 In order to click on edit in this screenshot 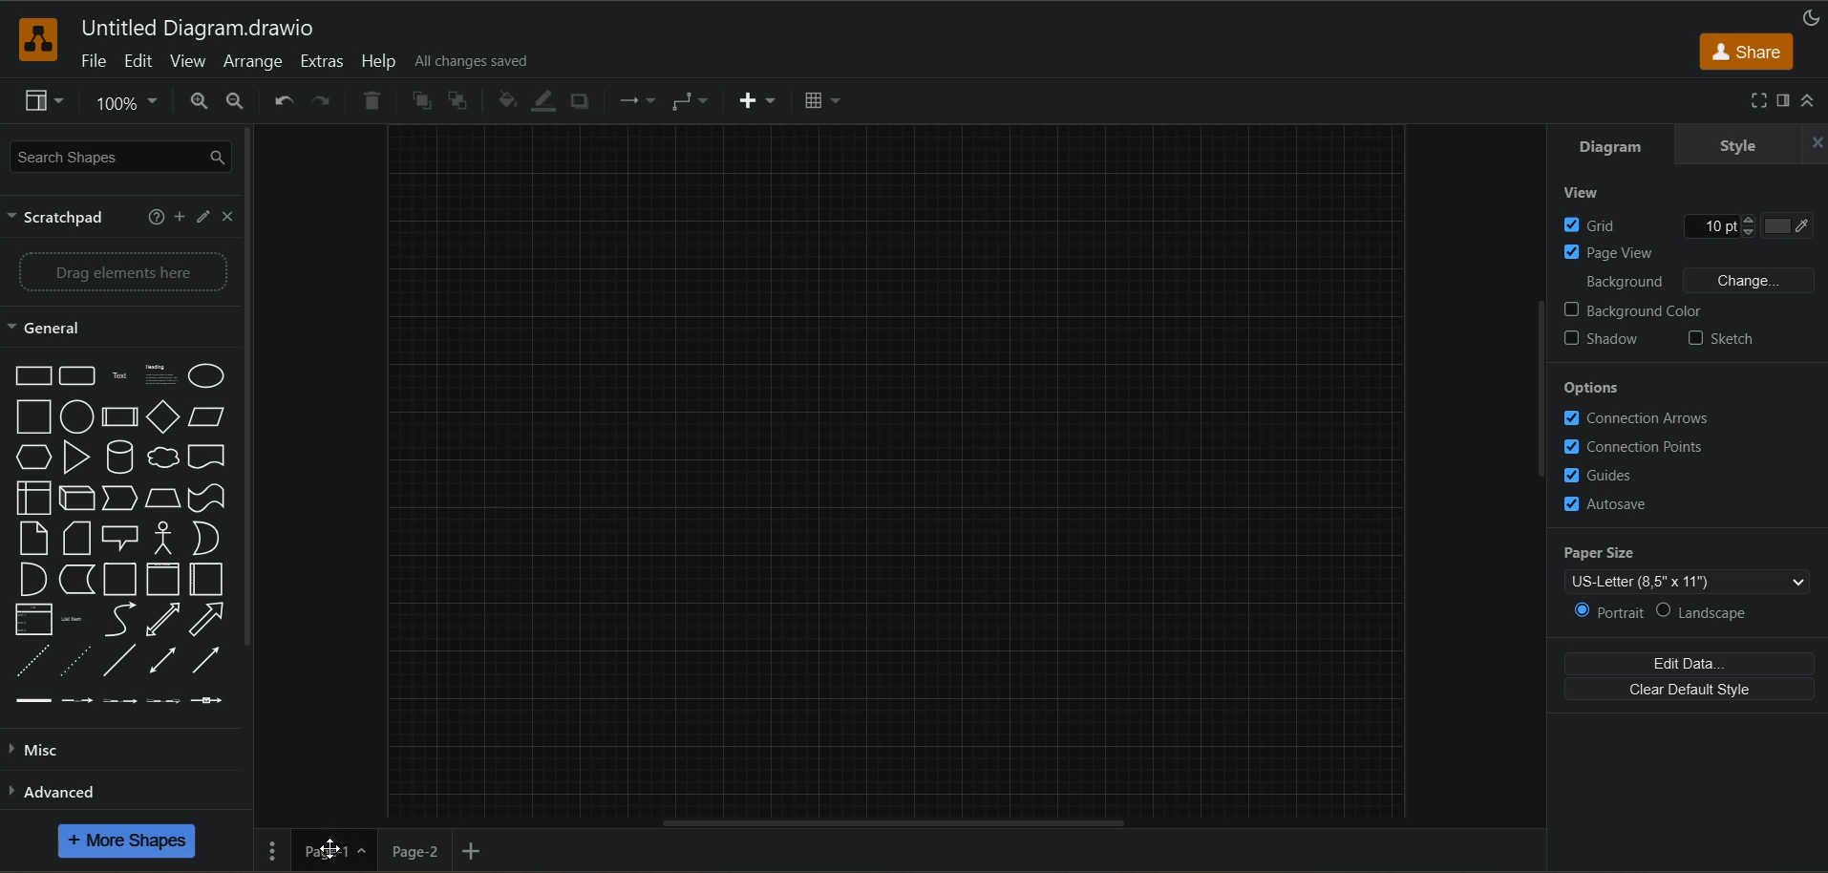, I will do `click(143, 61)`.